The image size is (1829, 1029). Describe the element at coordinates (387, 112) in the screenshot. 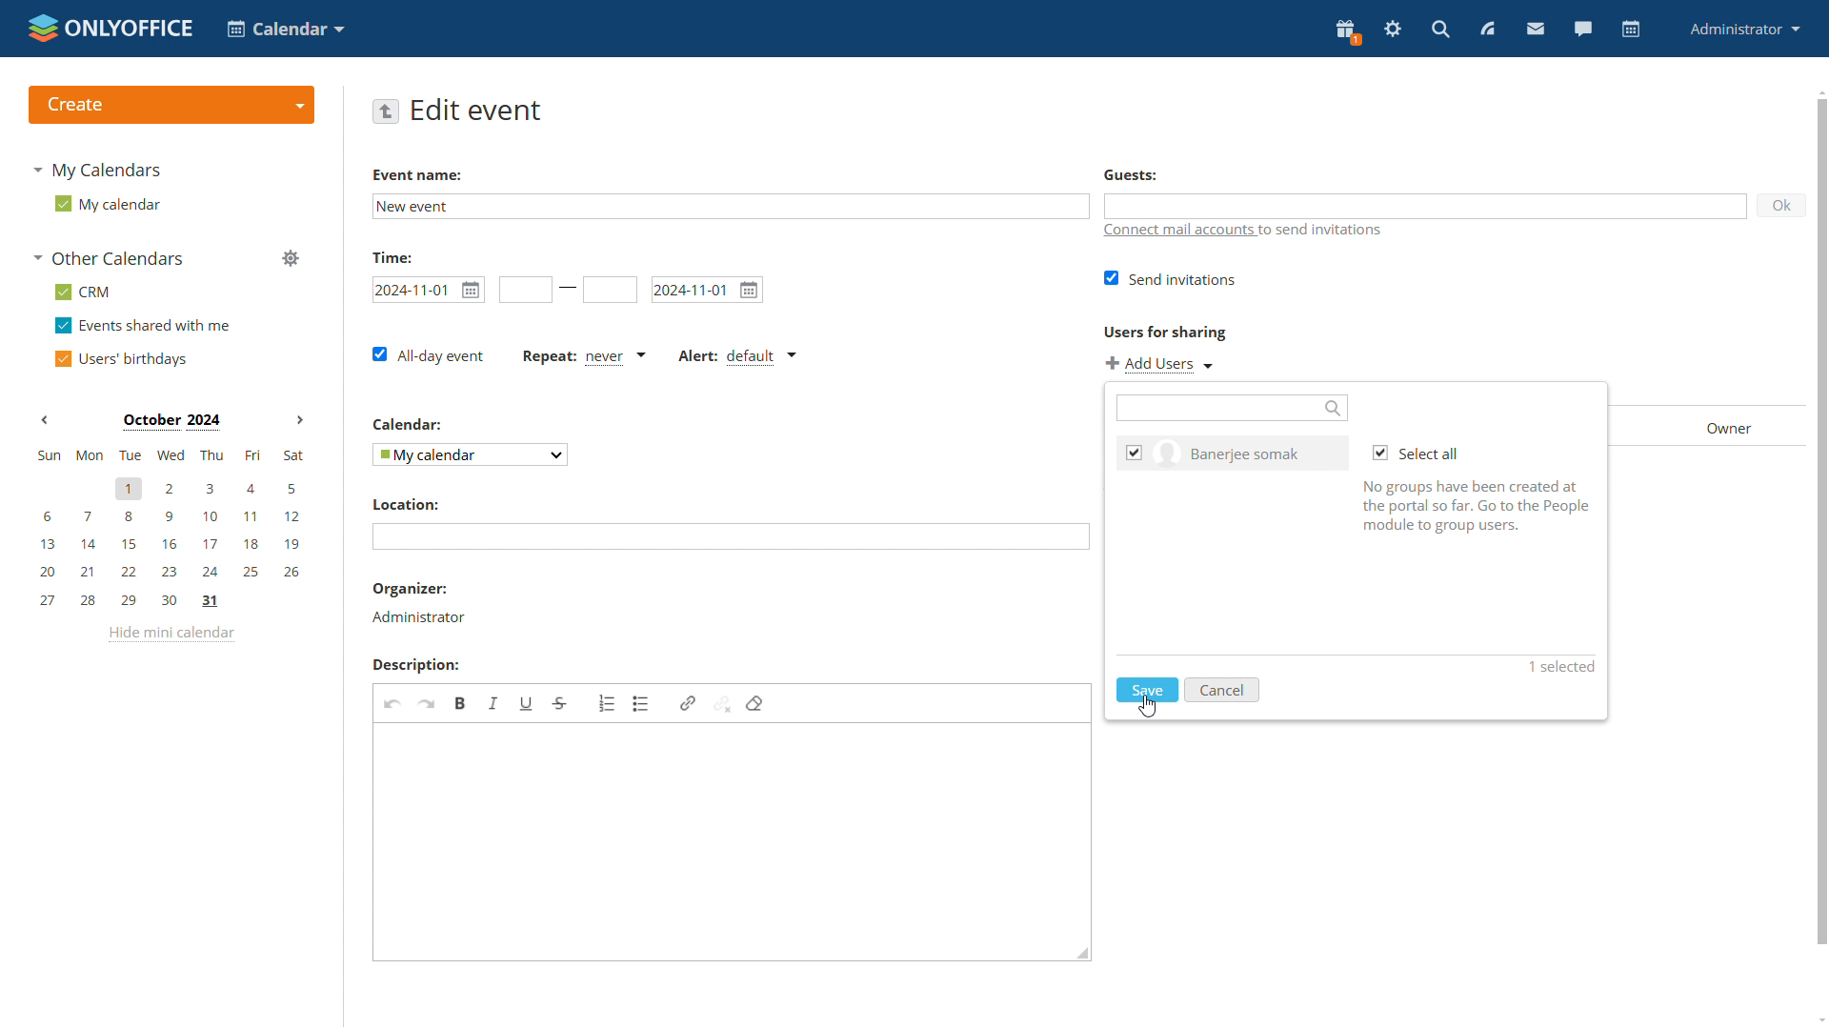

I see `go back` at that location.